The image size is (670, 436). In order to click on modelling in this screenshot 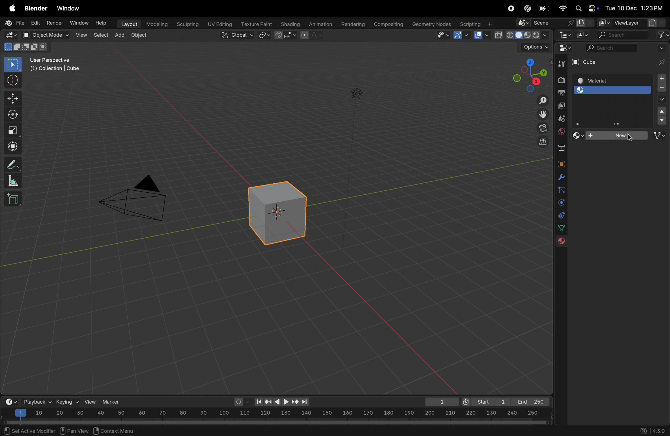, I will do `click(156, 23)`.